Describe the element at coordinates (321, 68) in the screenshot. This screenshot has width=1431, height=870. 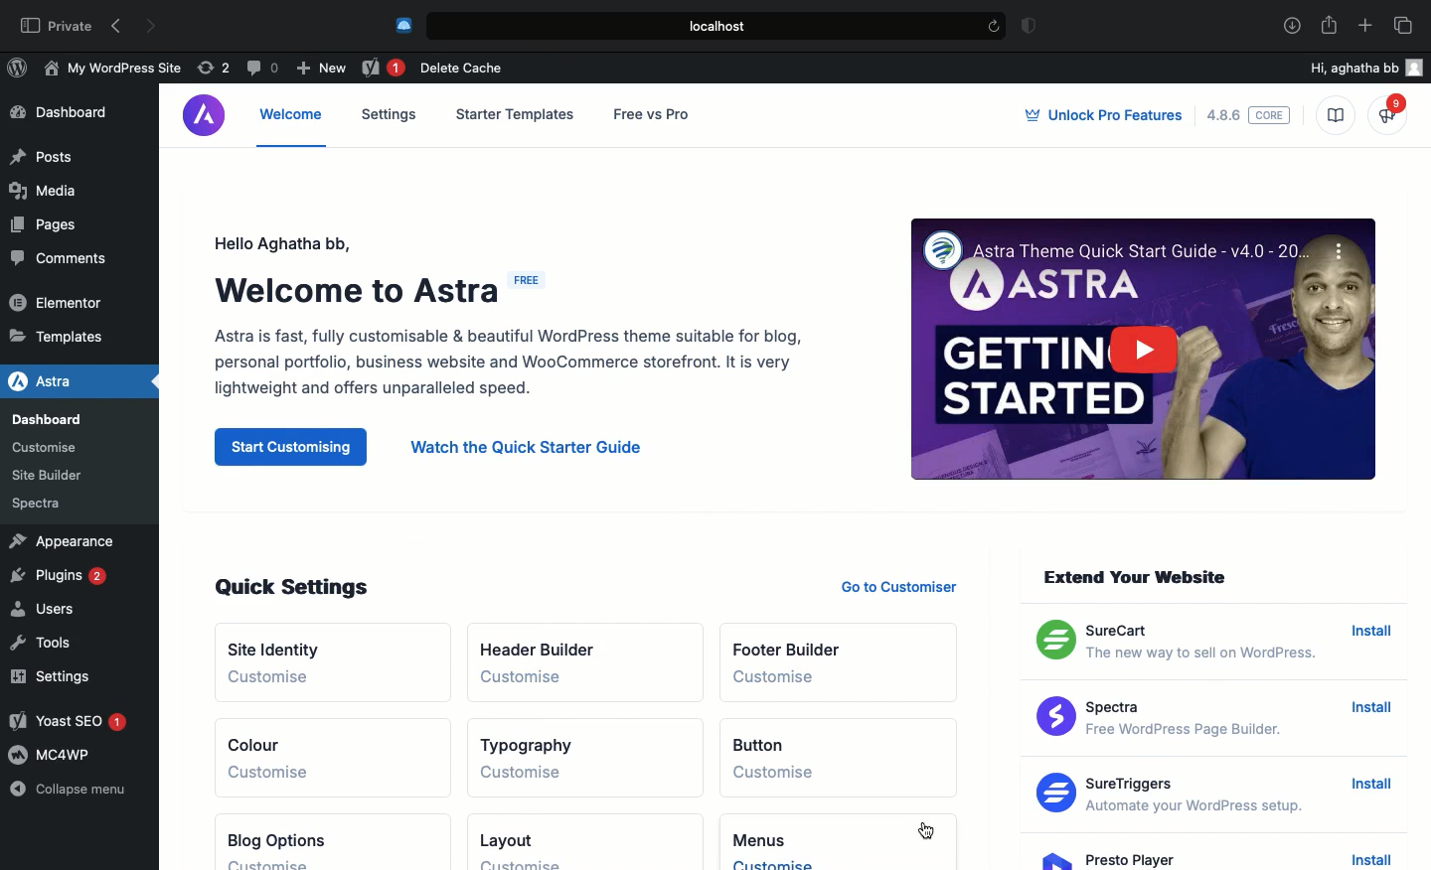
I see `New` at that location.